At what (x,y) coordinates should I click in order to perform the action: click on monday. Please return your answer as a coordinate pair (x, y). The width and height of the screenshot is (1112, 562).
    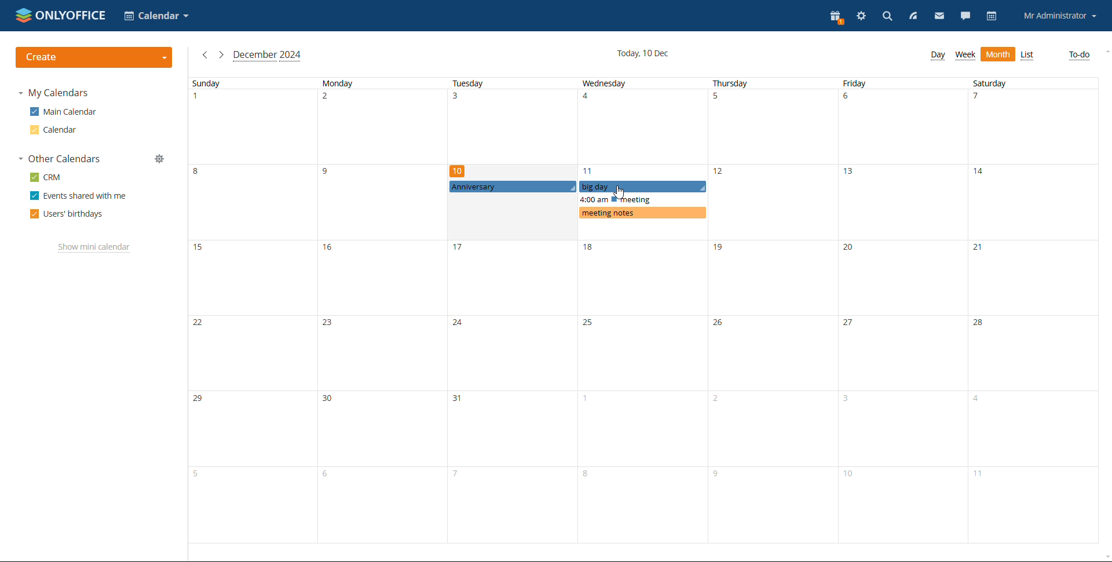
    Looking at the image, I should click on (384, 311).